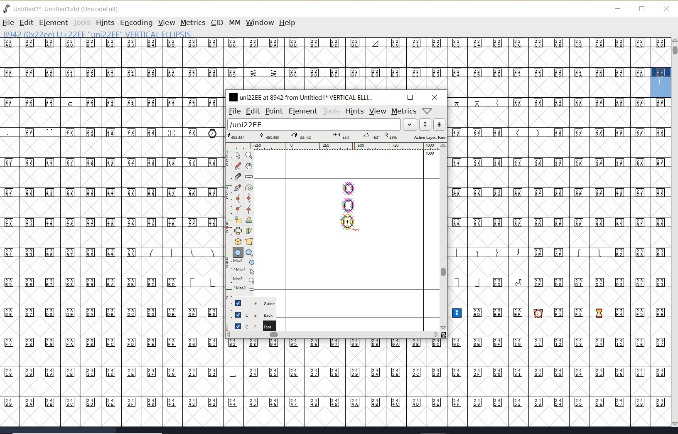 Image resolution: width=678 pixels, height=434 pixels. Describe the element at coordinates (249, 253) in the screenshot. I see `polygon or star` at that location.